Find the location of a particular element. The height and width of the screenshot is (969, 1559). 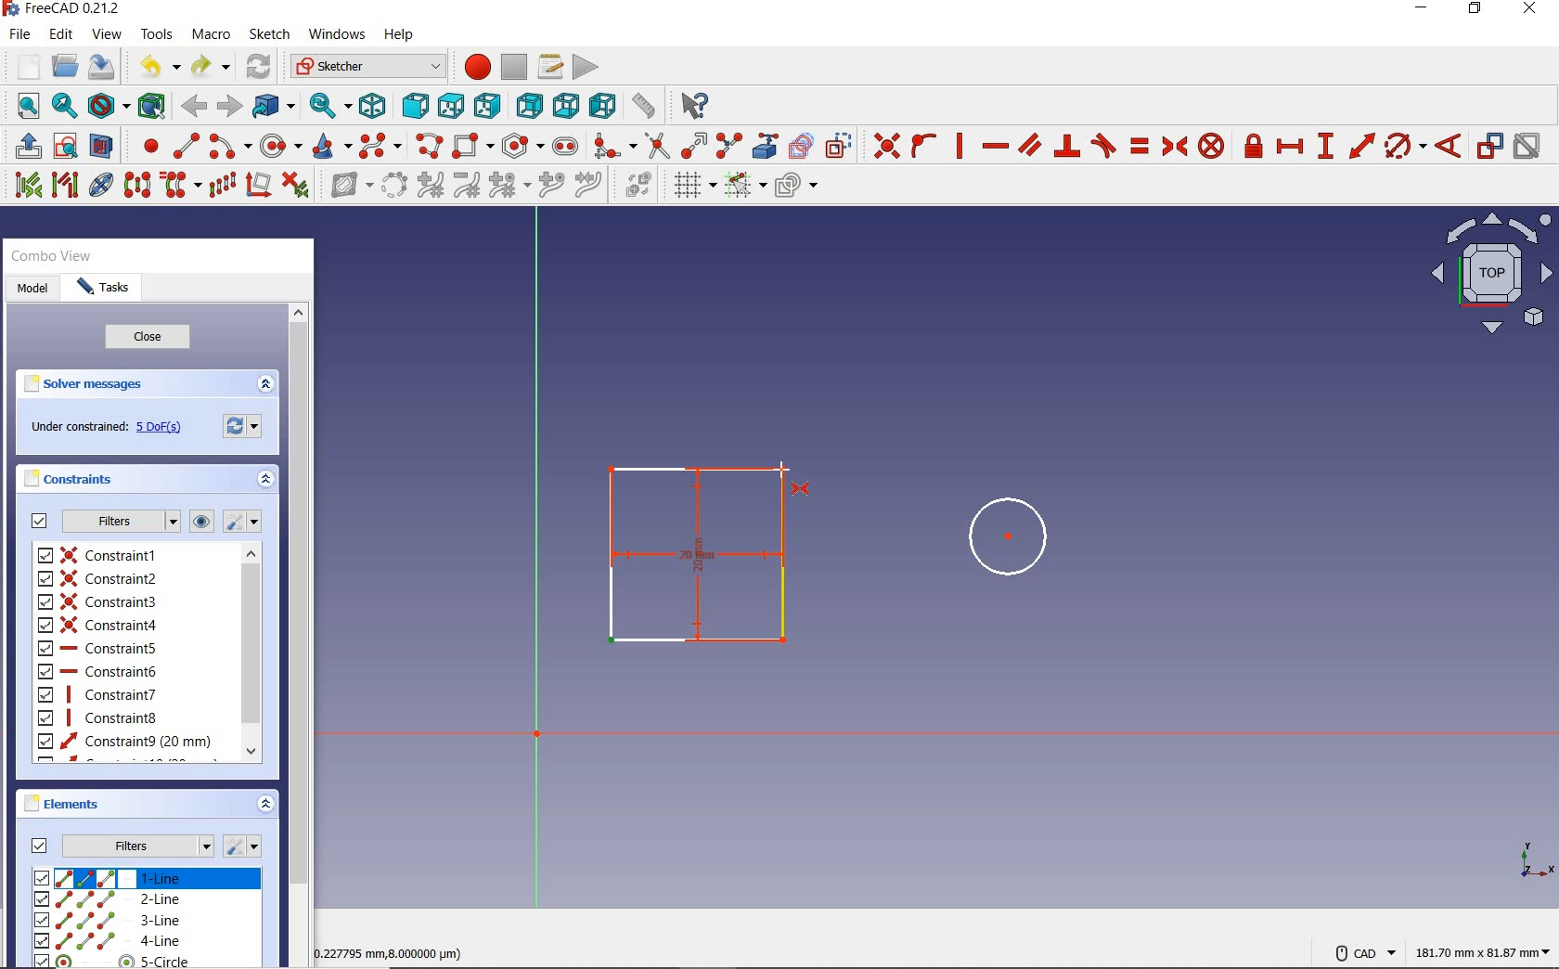

convert geometry to b-spline is located at coordinates (393, 185).